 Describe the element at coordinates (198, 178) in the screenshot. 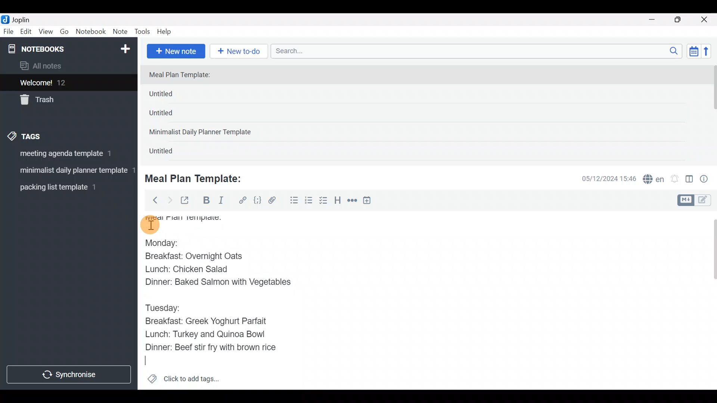

I see `Meal Plan Template:` at that location.